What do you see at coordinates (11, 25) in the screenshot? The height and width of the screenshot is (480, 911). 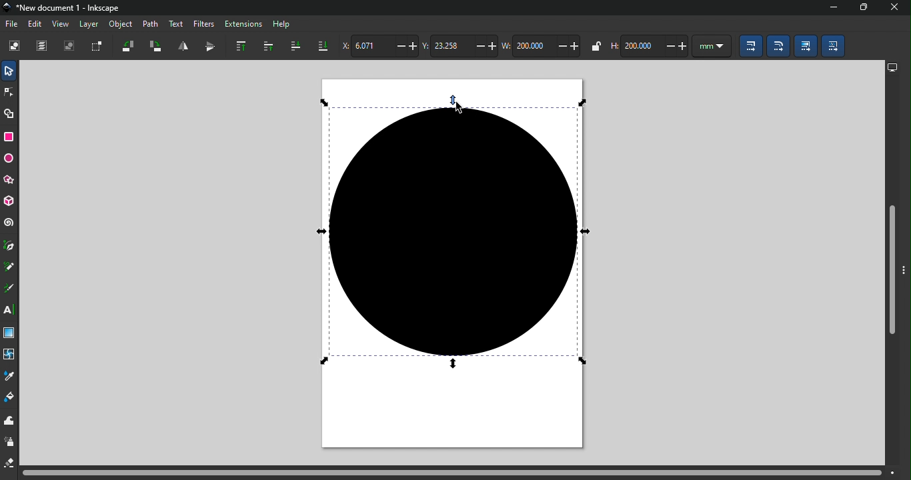 I see `File` at bounding box center [11, 25].